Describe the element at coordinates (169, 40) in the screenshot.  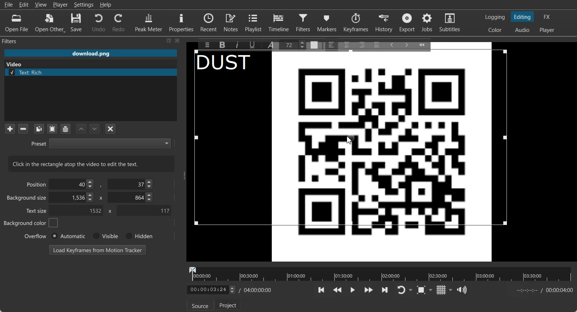
I see `Maximize` at that location.